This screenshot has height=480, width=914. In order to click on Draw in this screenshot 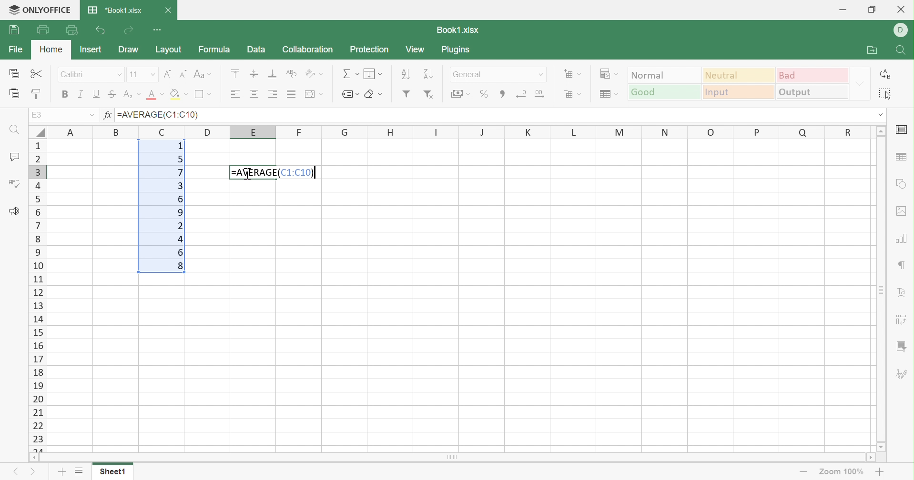, I will do `click(130, 50)`.